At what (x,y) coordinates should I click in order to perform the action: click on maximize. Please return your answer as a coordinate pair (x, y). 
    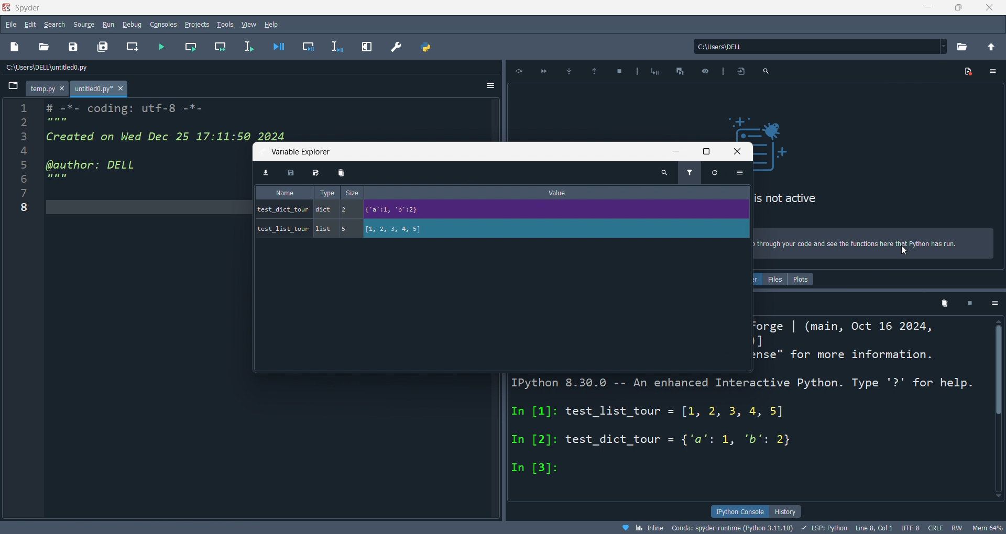
    Looking at the image, I should click on (704, 152).